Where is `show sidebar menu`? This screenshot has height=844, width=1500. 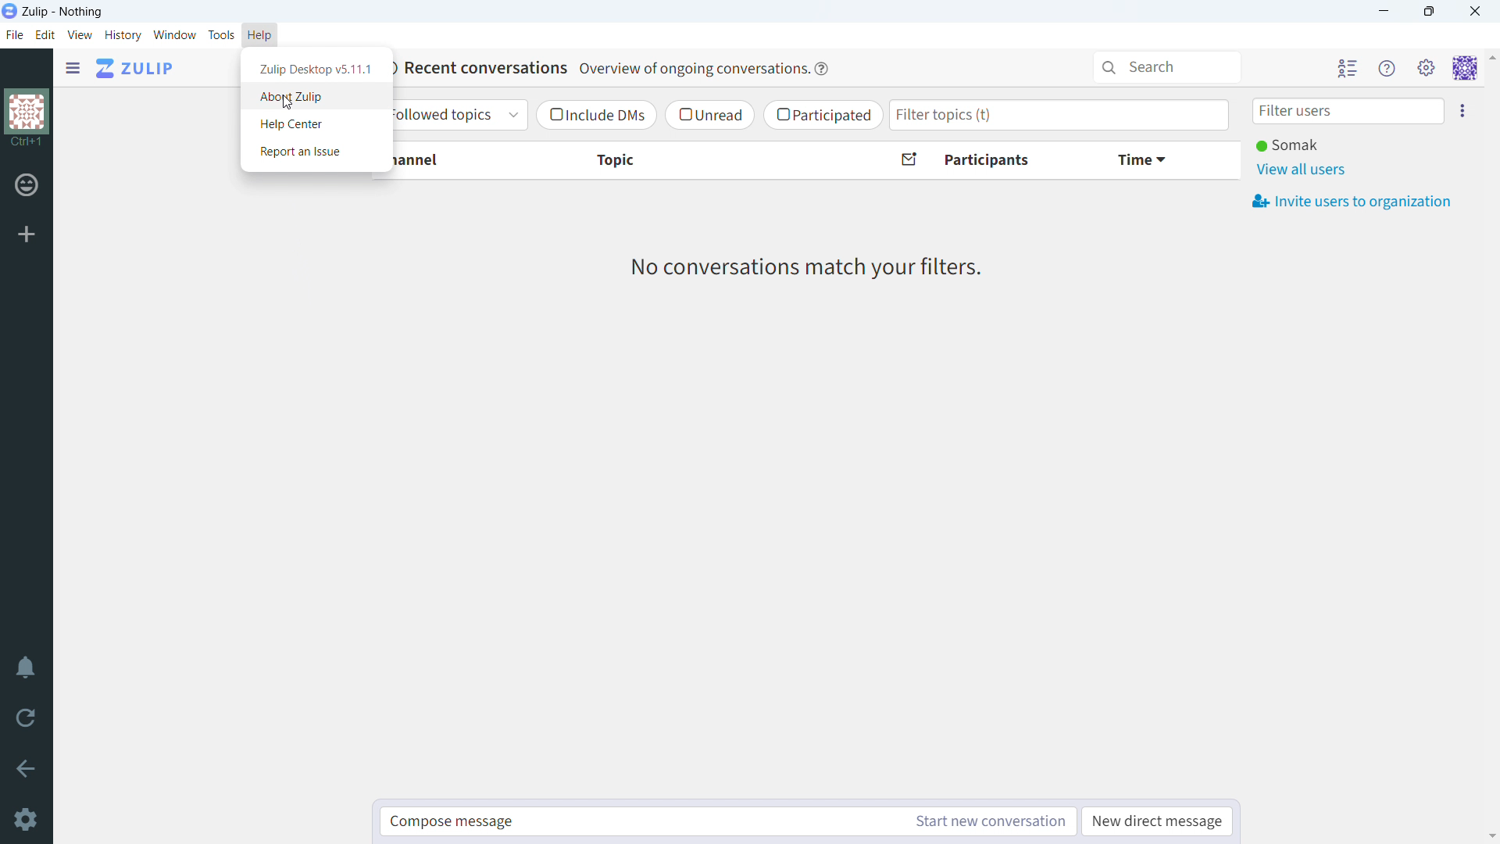 show sidebar menu is located at coordinates (75, 69).